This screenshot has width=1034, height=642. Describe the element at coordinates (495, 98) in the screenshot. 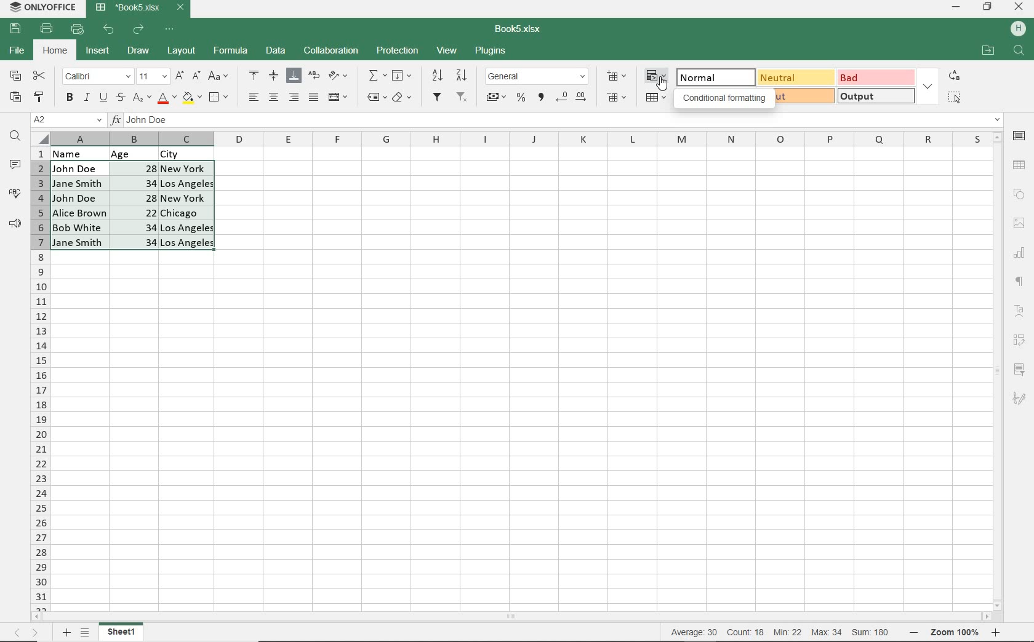

I see `ACCOUNTING STYLE` at that location.